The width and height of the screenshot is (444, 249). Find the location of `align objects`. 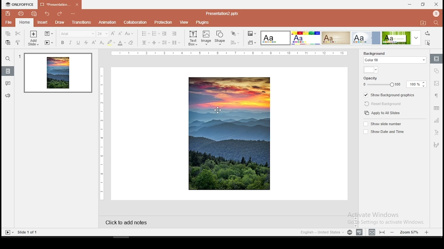

align objects is located at coordinates (252, 43).